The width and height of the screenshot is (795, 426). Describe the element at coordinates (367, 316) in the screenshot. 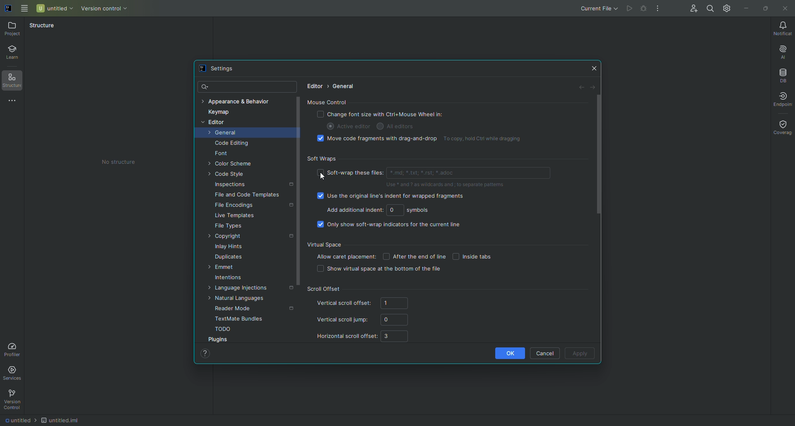

I see `Vertical and horizontal scroll details` at that location.